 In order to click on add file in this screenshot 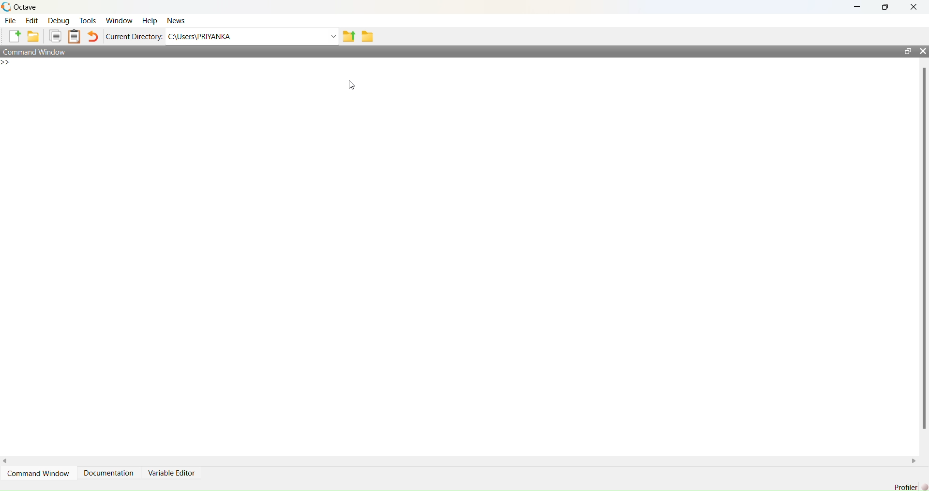, I will do `click(15, 36)`.